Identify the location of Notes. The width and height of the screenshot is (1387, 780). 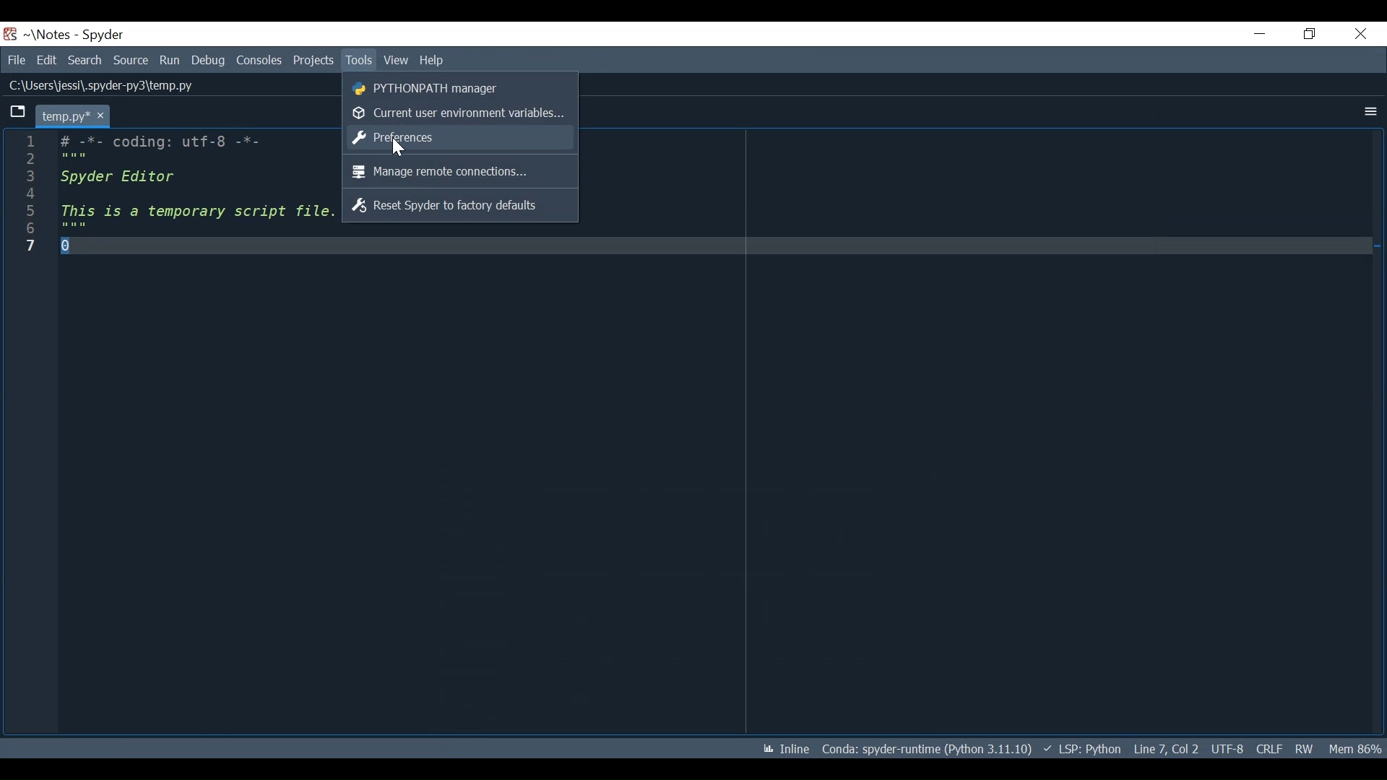
(44, 35).